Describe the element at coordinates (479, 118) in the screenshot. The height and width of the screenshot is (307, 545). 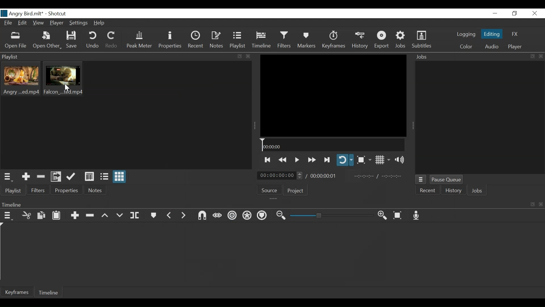
I see `Jobs Panel` at that location.